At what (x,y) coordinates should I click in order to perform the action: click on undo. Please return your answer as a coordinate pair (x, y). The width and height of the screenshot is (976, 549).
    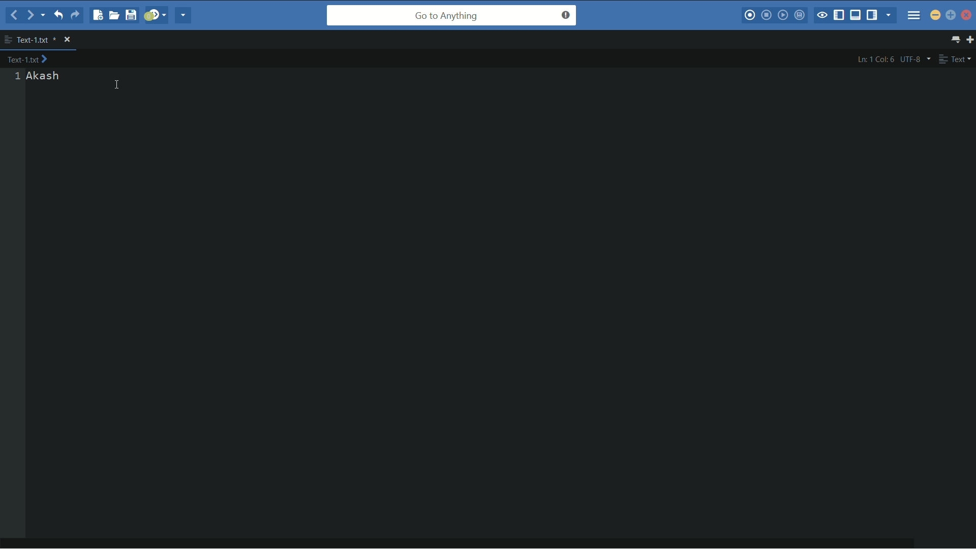
    Looking at the image, I should click on (57, 15).